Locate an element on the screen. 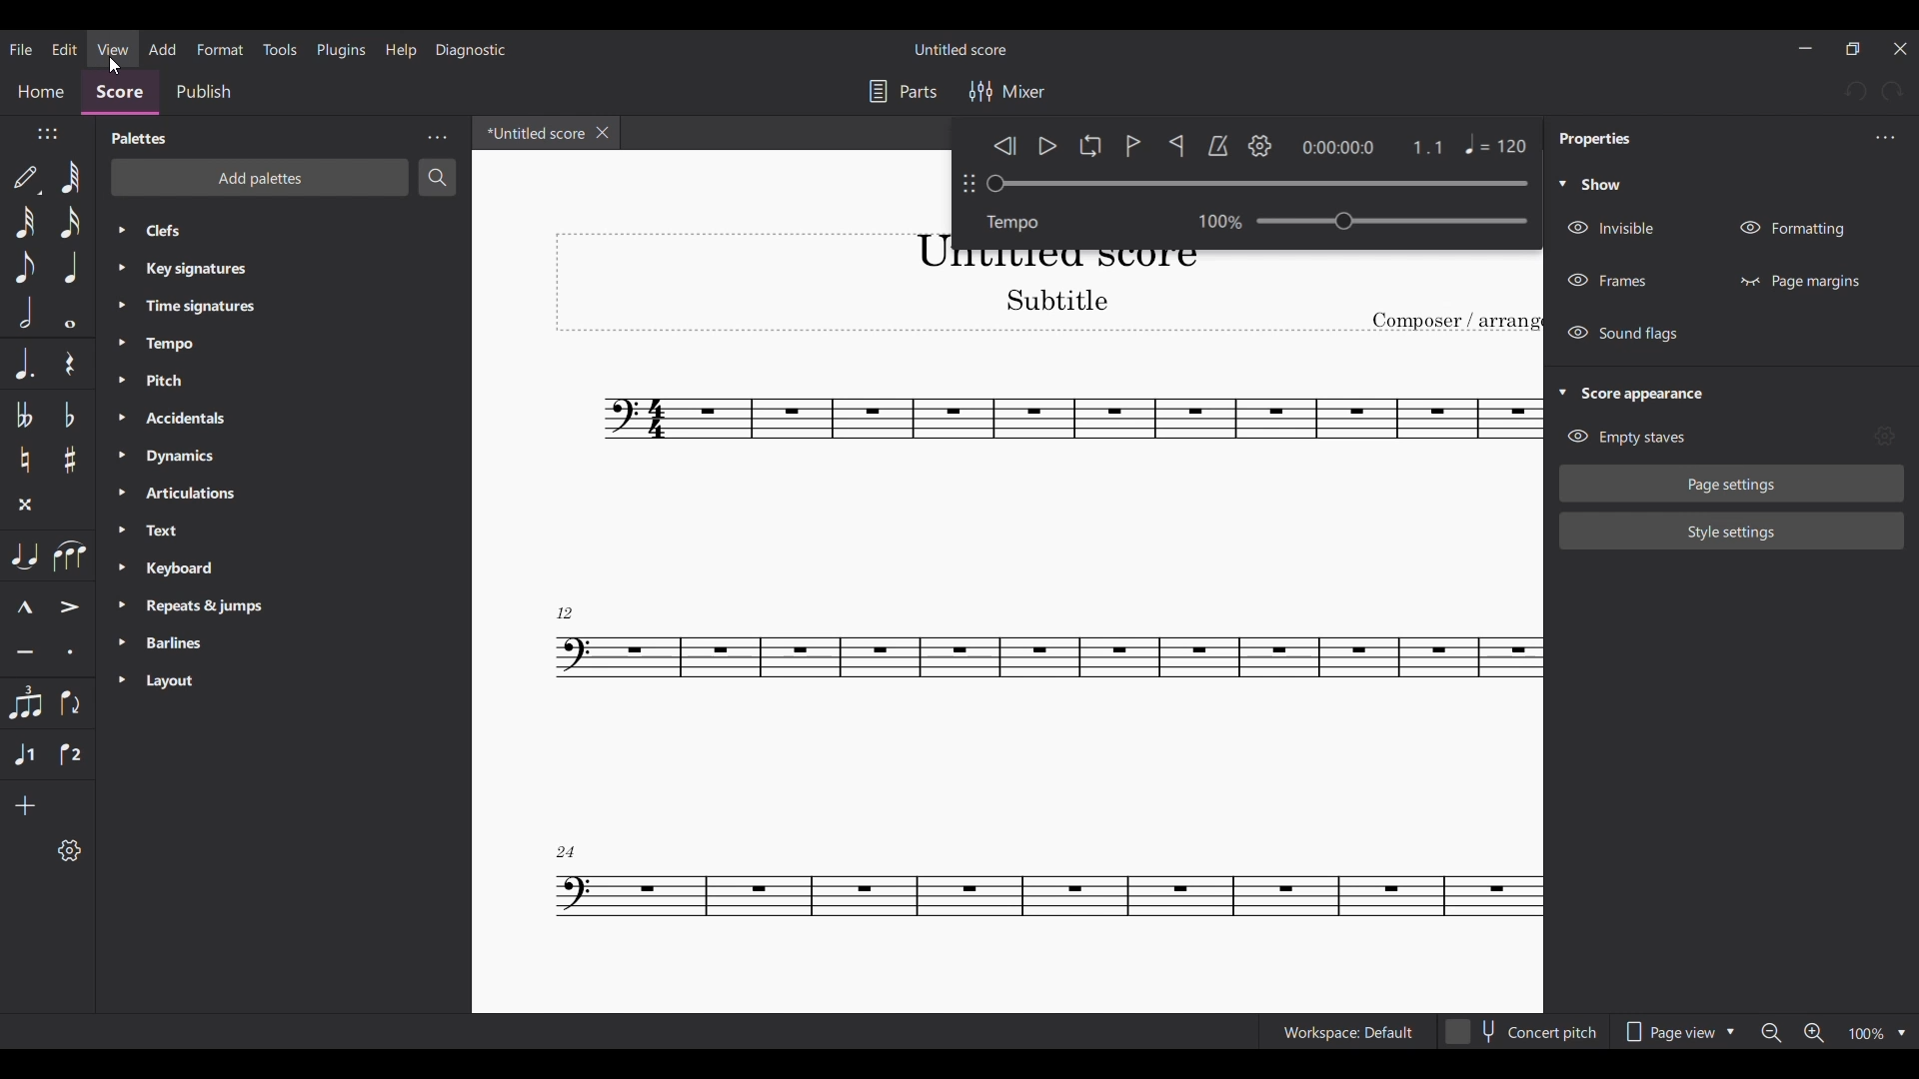 The image size is (1919, 1079). Sound flags is located at coordinates (1626, 334).